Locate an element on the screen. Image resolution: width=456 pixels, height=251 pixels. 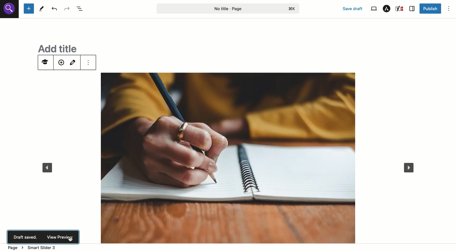
Options is located at coordinates (449, 9).